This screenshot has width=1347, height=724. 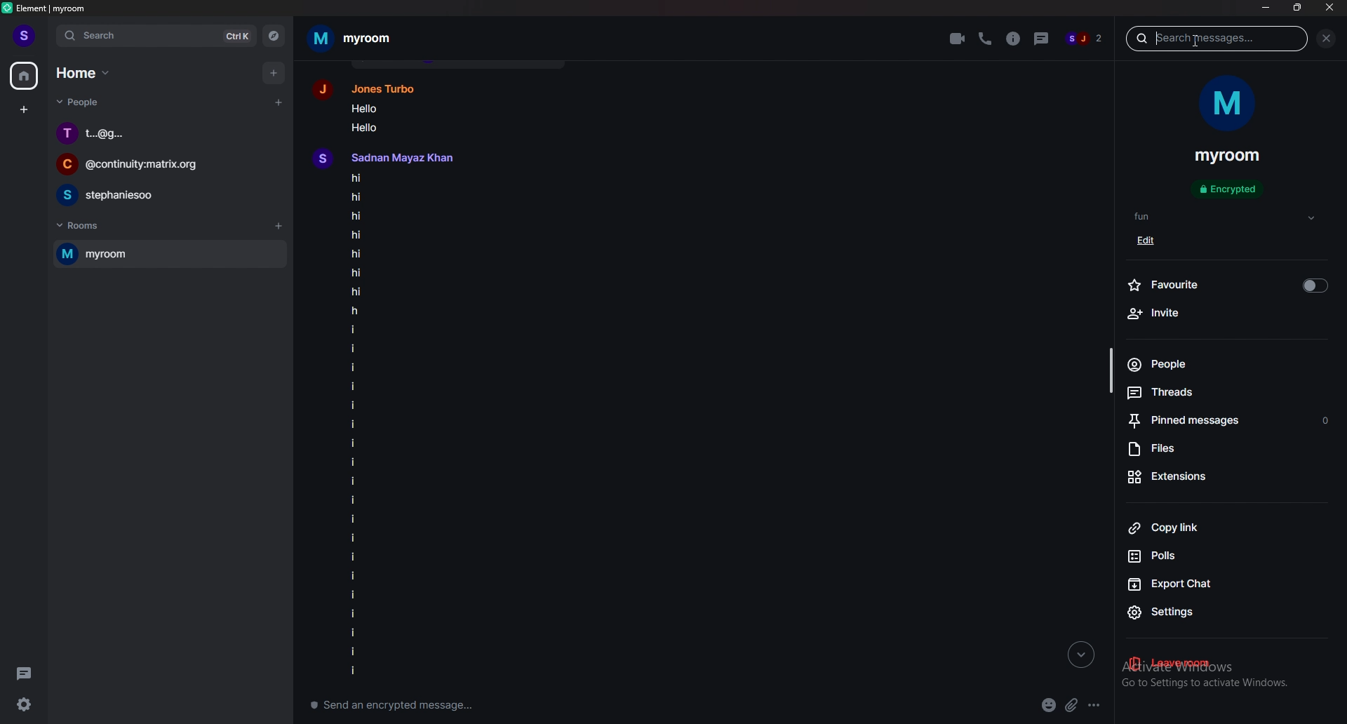 What do you see at coordinates (28, 706) in the screenshot?
I see `settings` at bounding box center [28, 706].